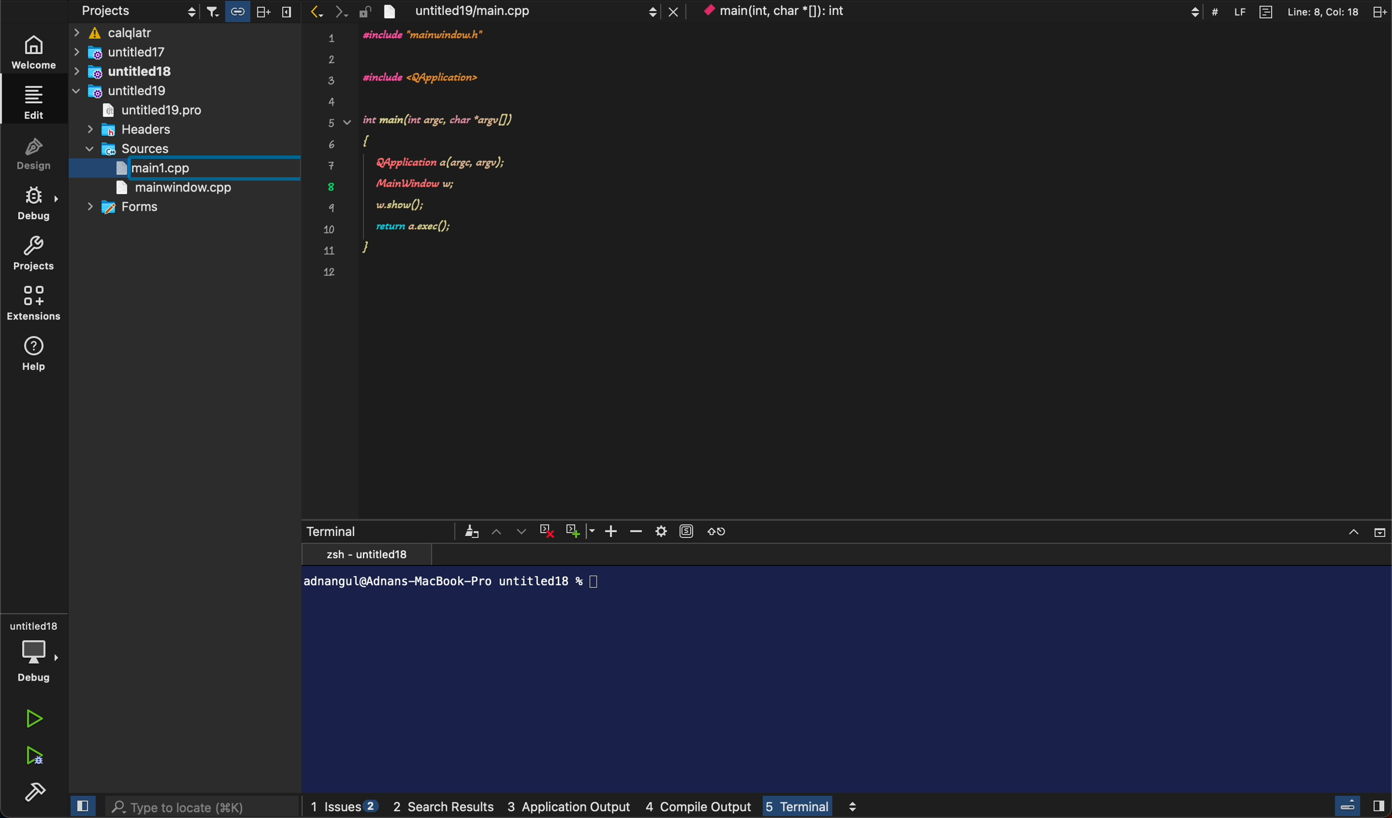 Image resolution: width=1392 pixels, height=818 pixels. I want to click on weLcome, so click(39, 50).